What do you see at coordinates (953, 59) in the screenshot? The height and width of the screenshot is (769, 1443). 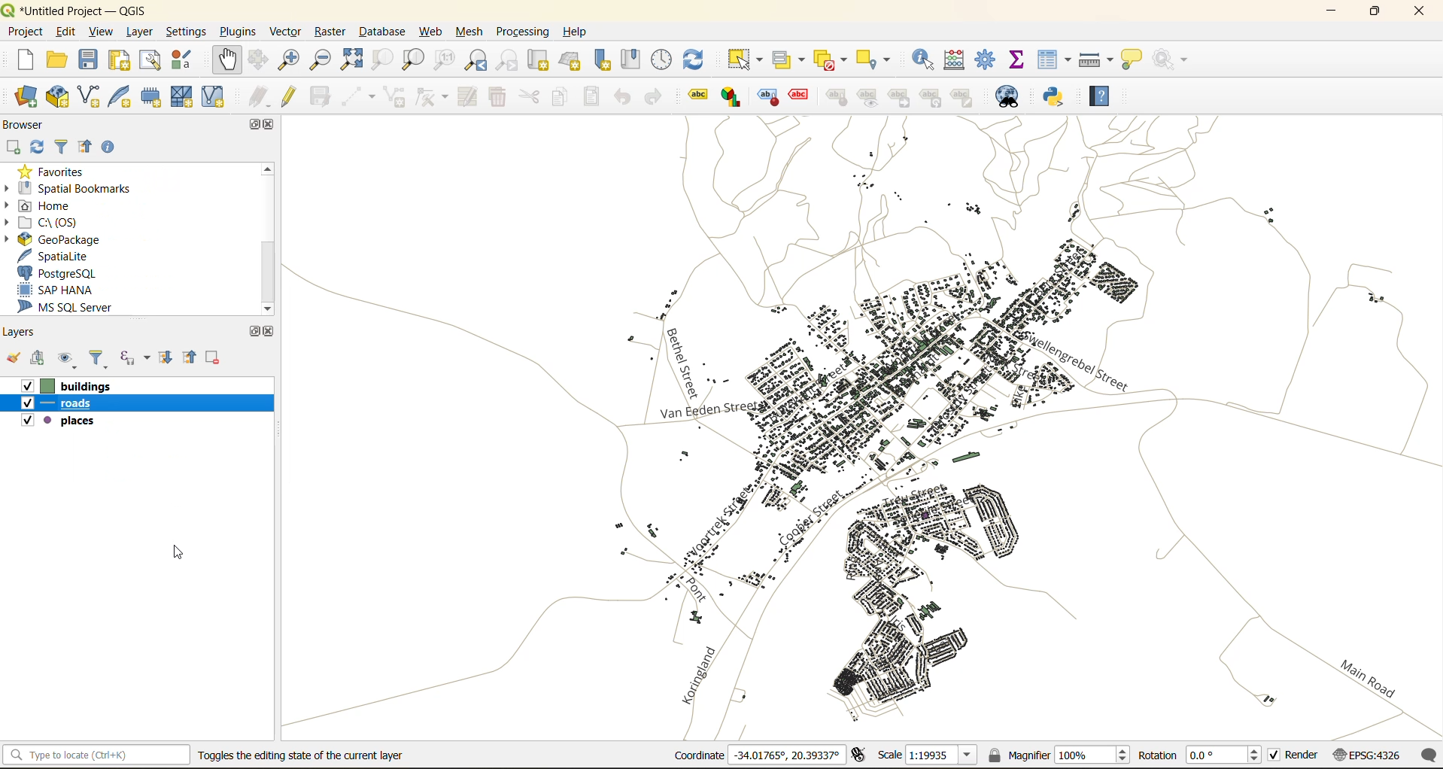 I see `calculator` at bounding box center [953, 59].